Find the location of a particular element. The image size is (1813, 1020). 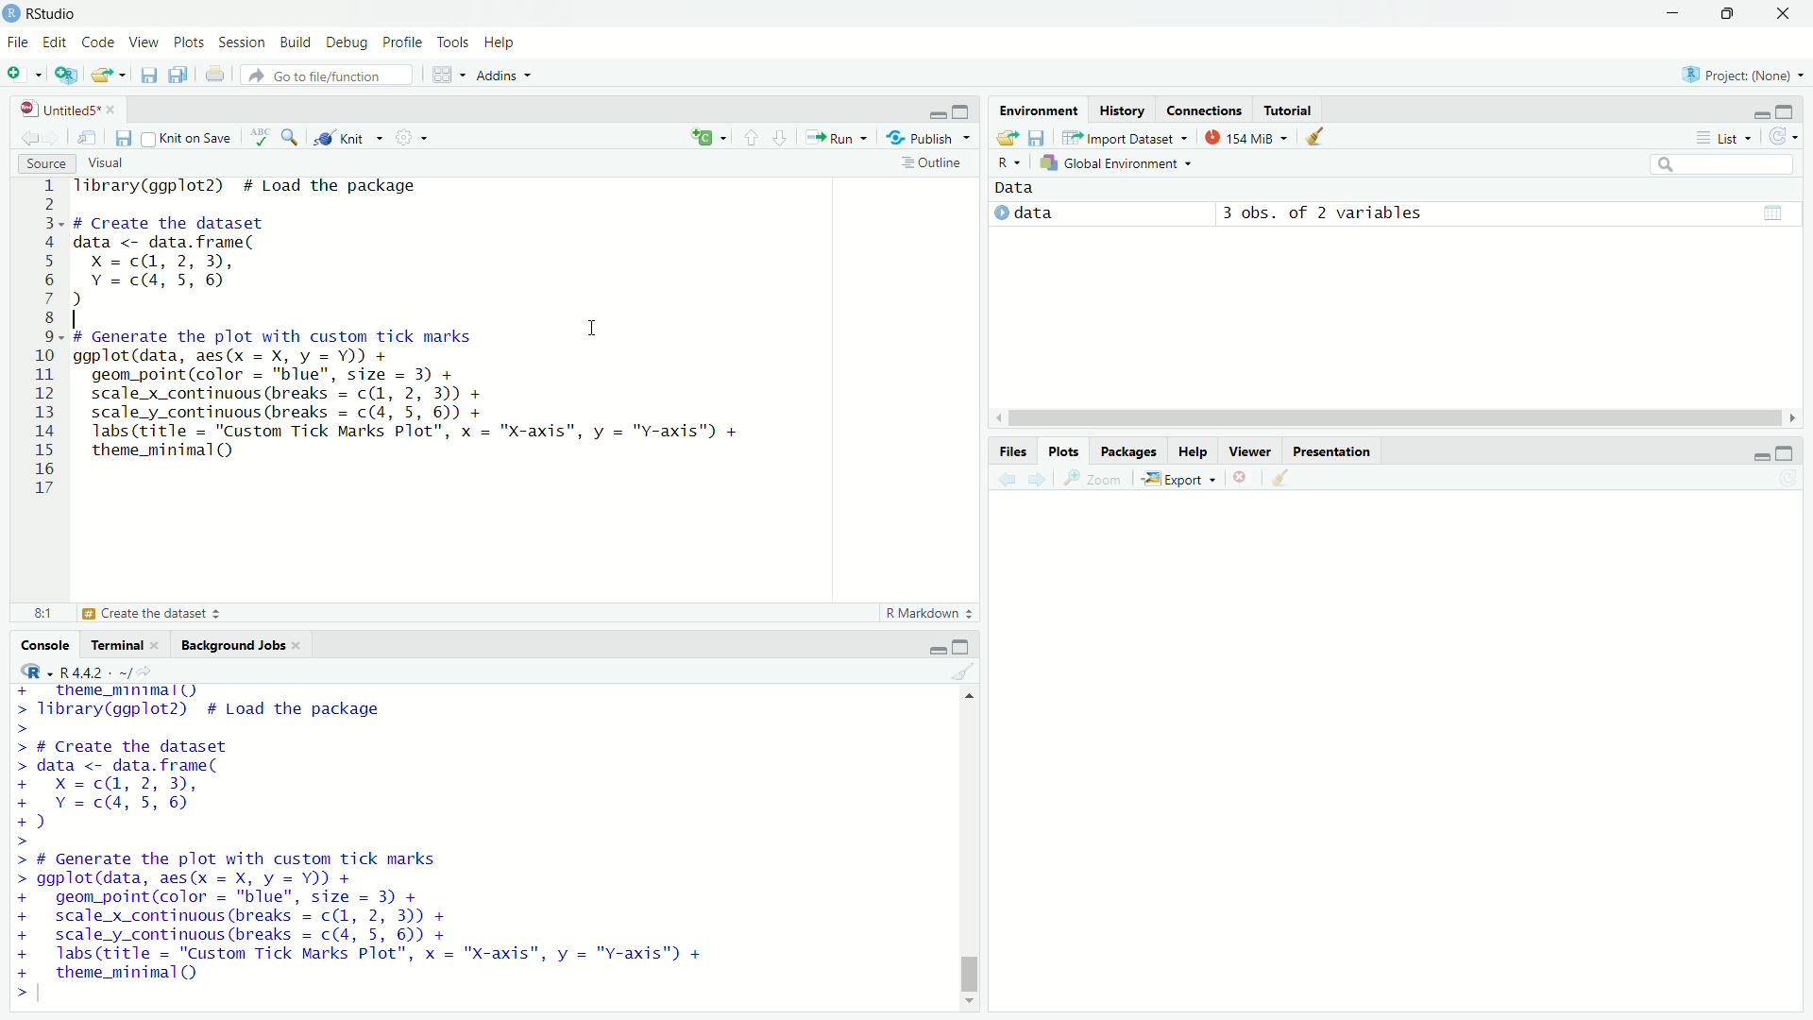

settings is located at coordinates (415, 138).